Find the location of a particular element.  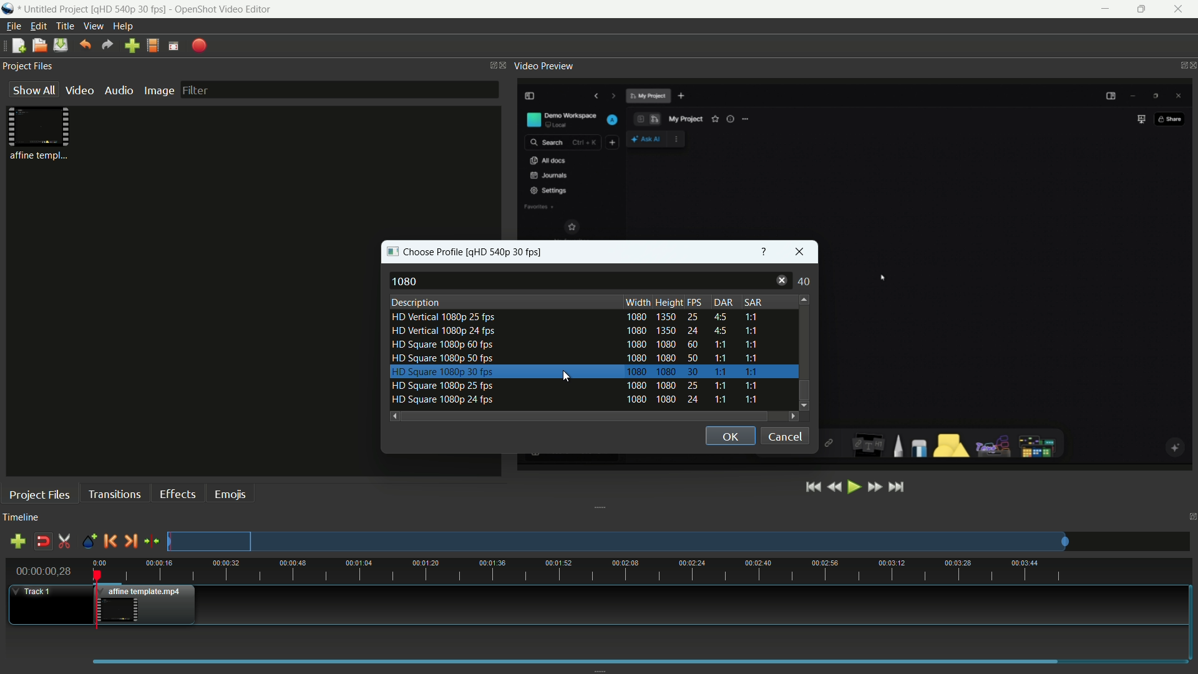

cancel is located at coordinates (785, 437).